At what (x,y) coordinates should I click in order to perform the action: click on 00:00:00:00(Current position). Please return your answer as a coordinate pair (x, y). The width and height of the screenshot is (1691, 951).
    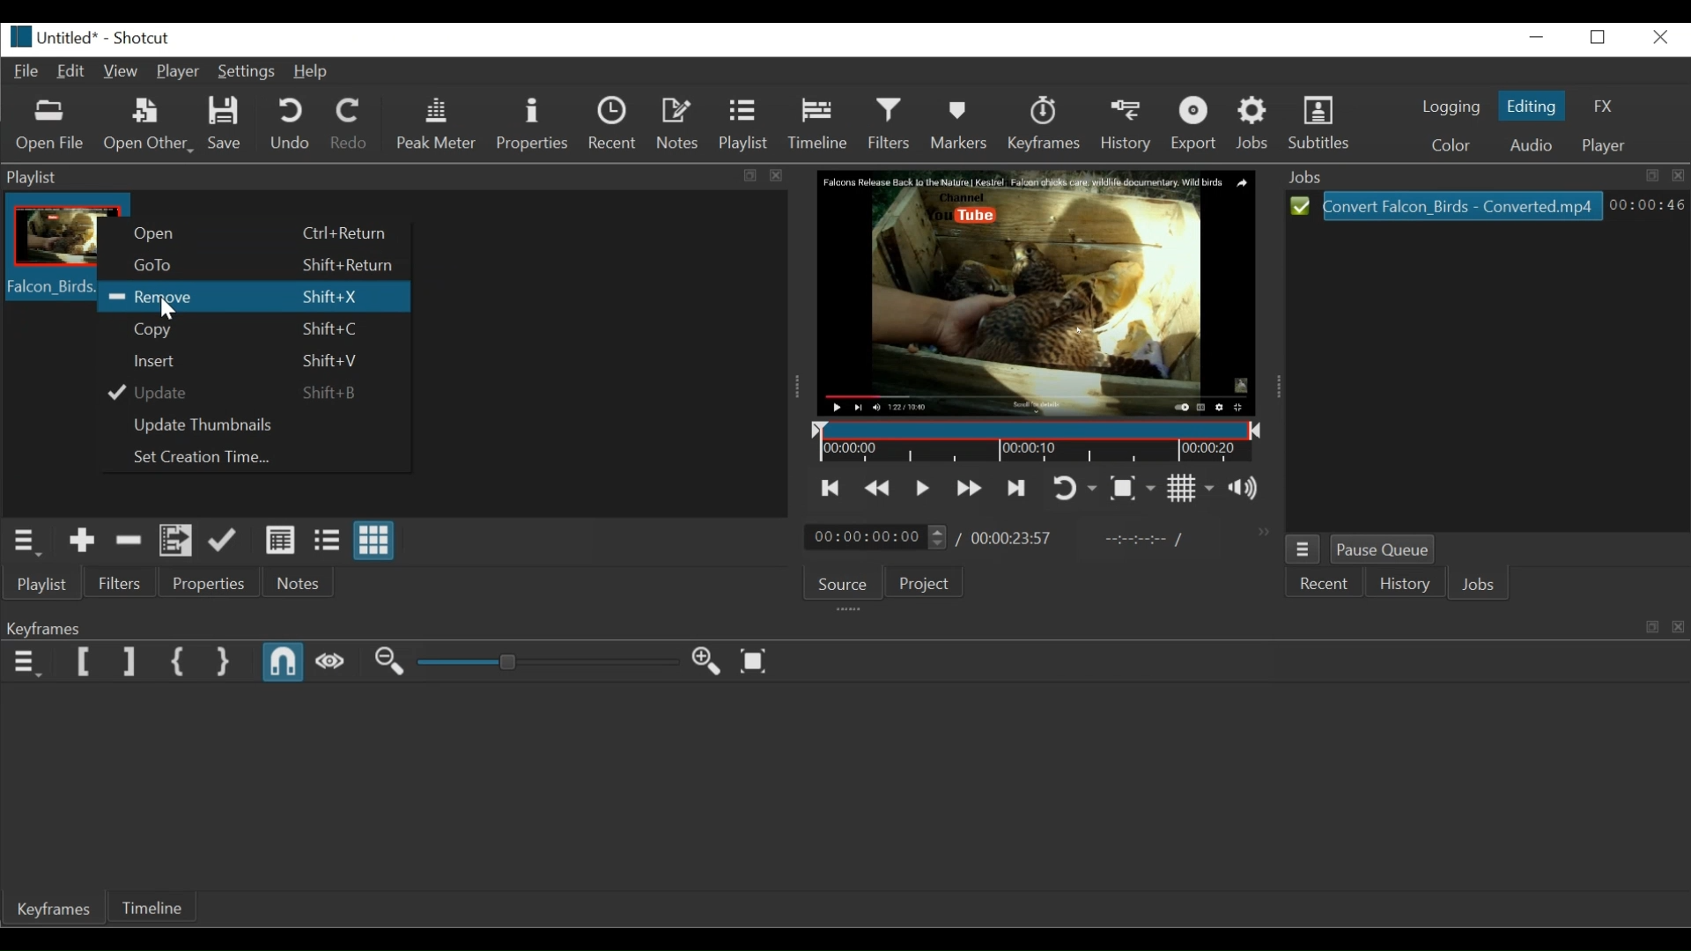
    Looking at the image, I should click on (875, 538).